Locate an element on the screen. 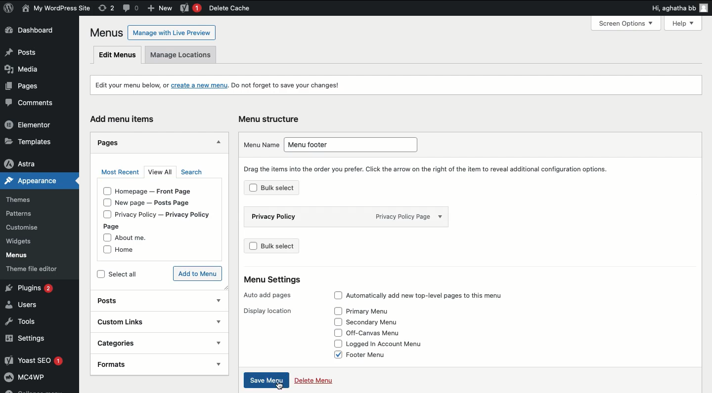  Search is located at coordinates (191, 172).